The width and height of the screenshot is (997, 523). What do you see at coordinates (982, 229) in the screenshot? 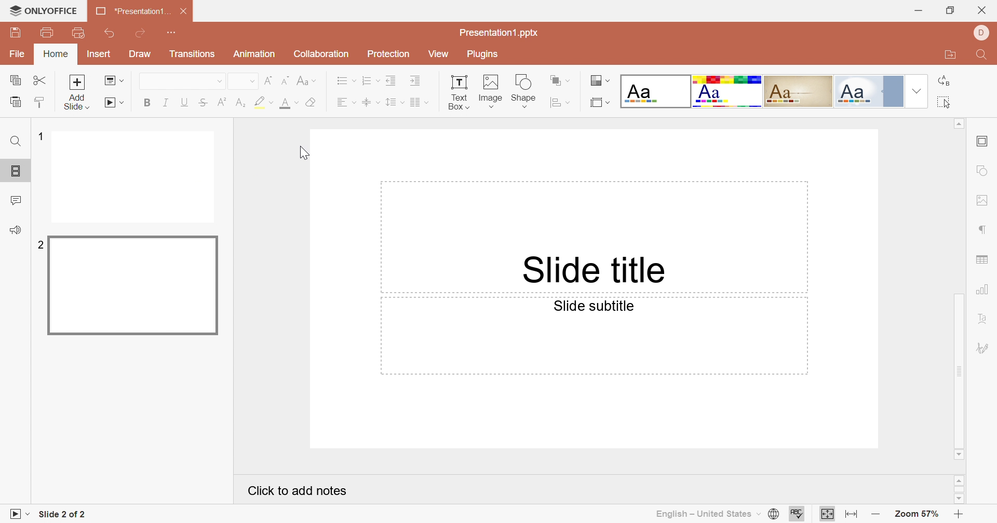
I see `paragraph settings` at bounding box center [982, 229].